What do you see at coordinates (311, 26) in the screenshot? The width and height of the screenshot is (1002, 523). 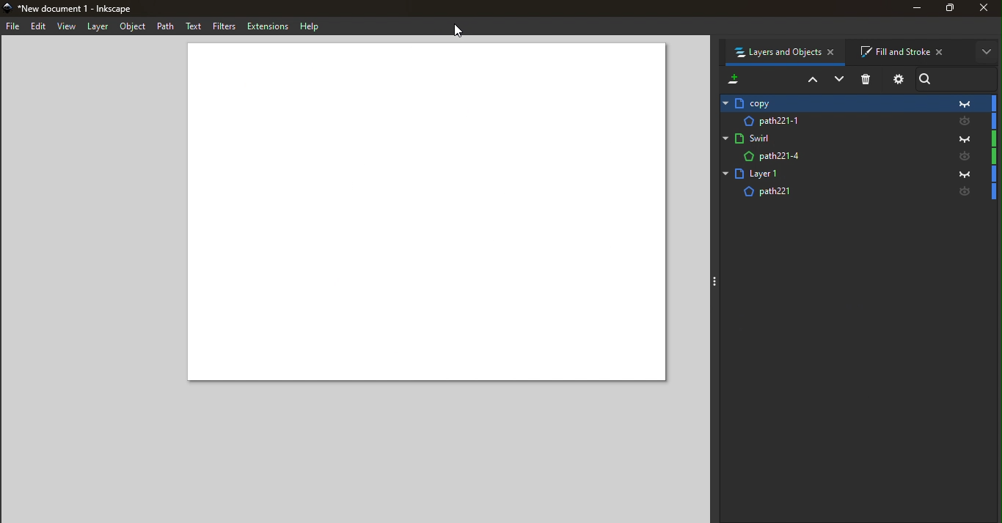 I see `Help` at bounding box center [311, 26].